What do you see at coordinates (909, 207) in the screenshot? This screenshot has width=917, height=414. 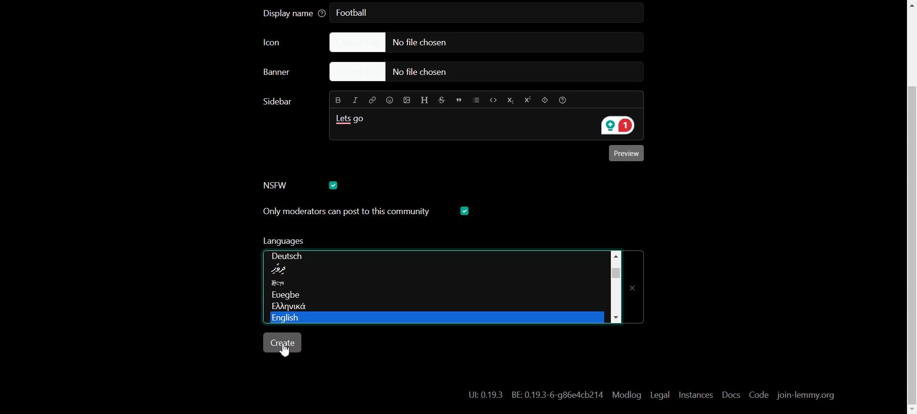 I see `Vertical Scroll bar` at bounding box center [909, 207].